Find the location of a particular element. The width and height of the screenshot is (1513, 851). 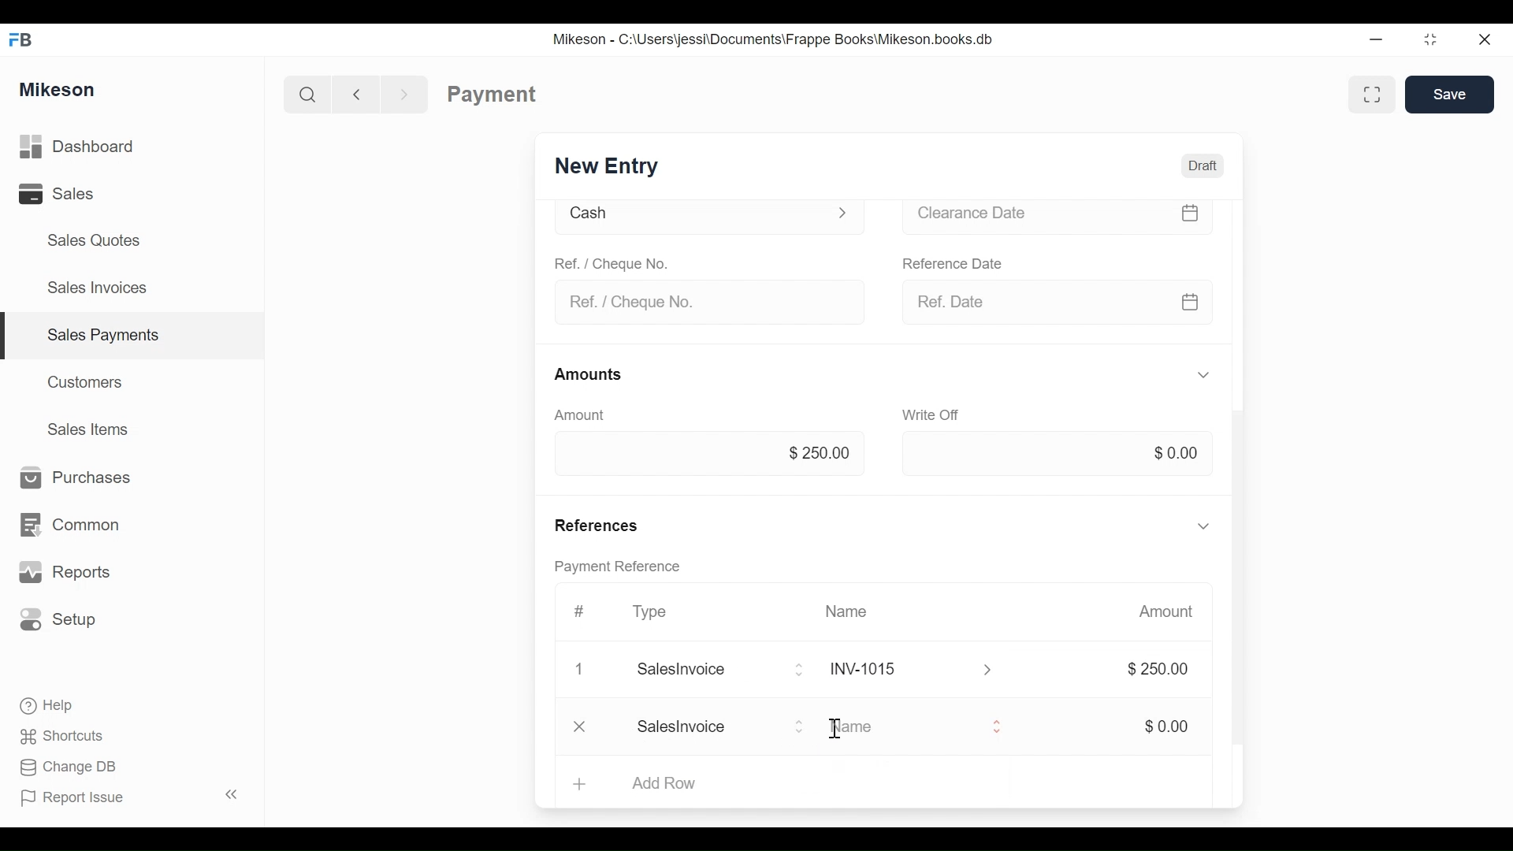

References is located at coordinates (604, 525).